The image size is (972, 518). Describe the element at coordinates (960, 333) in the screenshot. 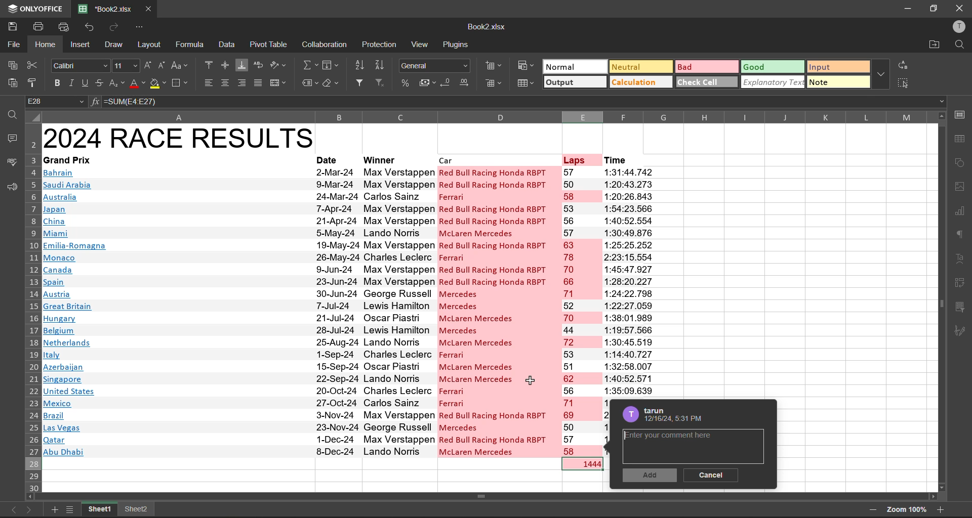

I see `signature` at that location.